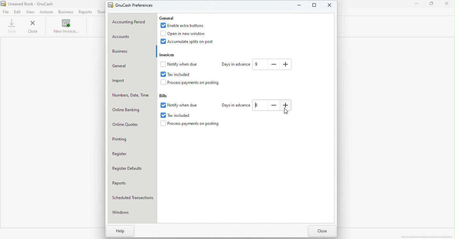 This screenshot has width=455, height=239. Describe the element at coordinates (260, 106) in the screenshot. I see `Text box` at that location.